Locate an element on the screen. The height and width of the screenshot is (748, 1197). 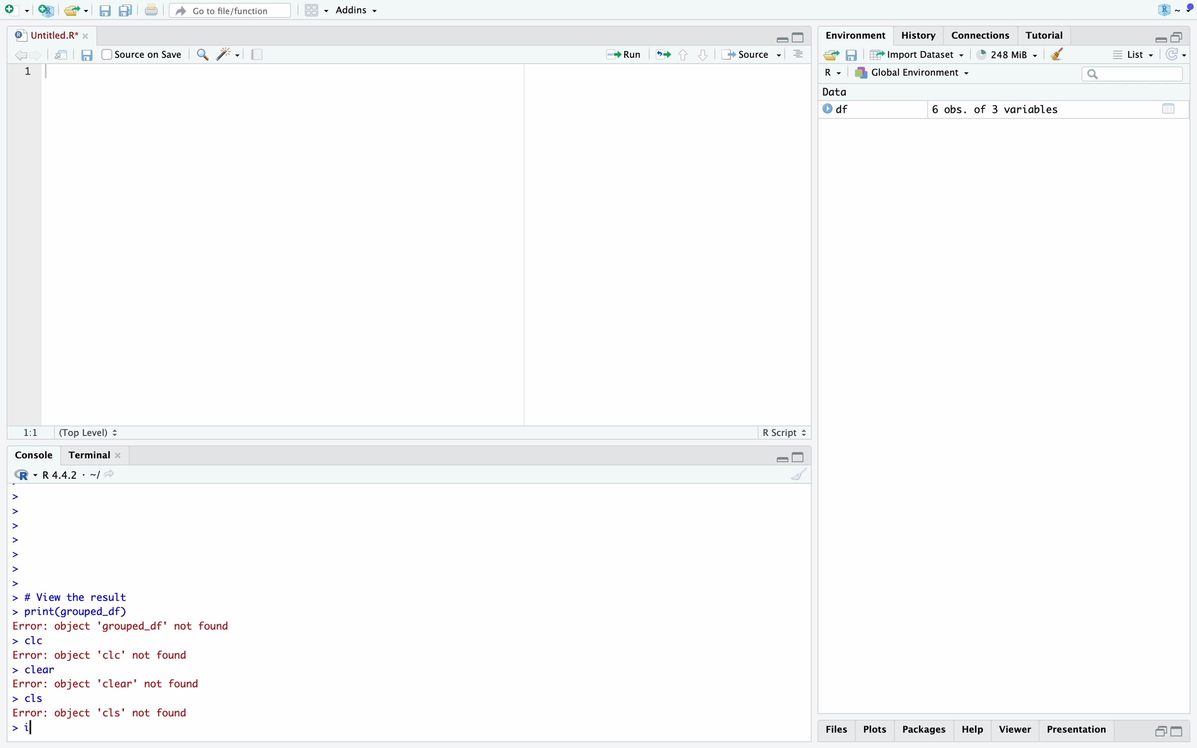
Clear is located at coordinates (1059, 55).